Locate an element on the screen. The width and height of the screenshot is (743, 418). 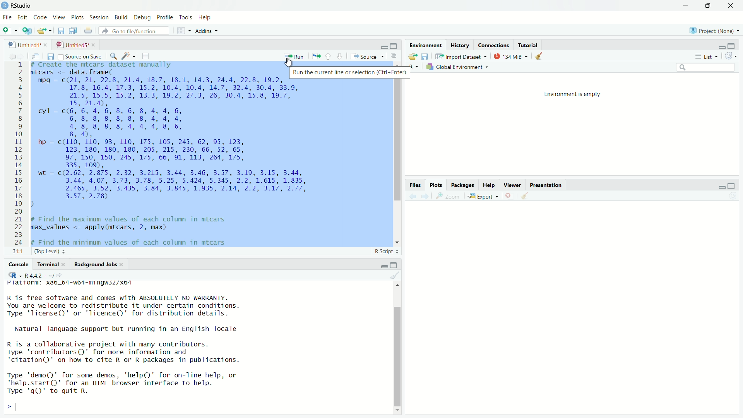
add is located at coordinates (9, 32).